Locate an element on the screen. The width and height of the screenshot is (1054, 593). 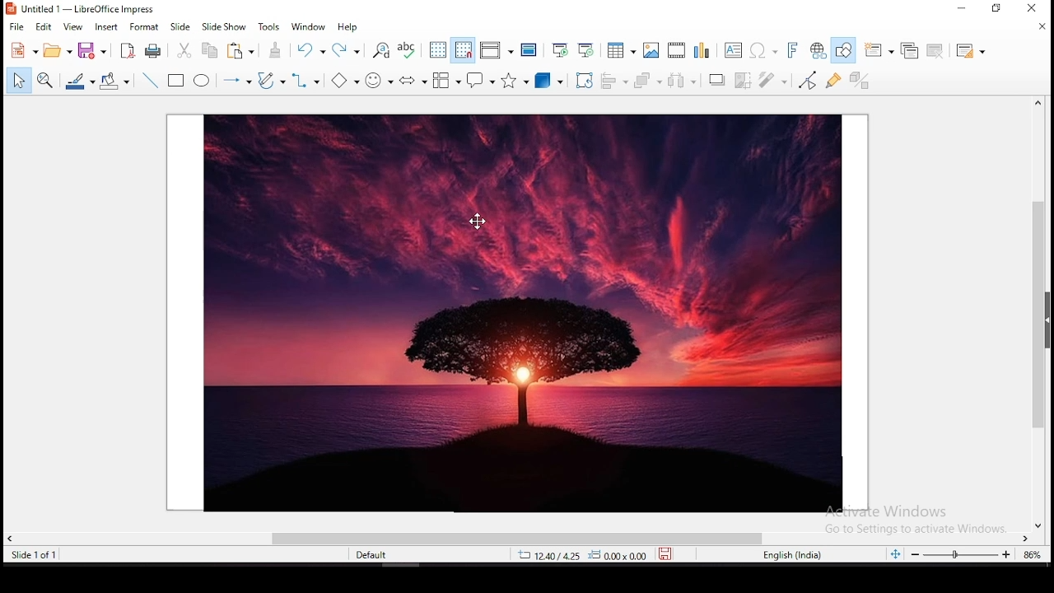
minimize is located at coordinates (965, 8).